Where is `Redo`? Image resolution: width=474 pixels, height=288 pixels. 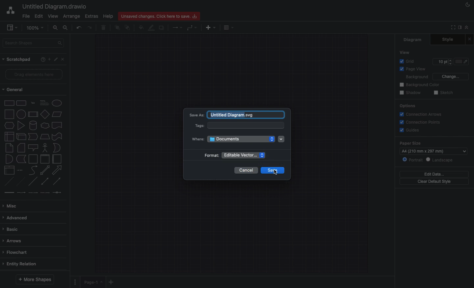 Redo is located at coordinates (90, 27).